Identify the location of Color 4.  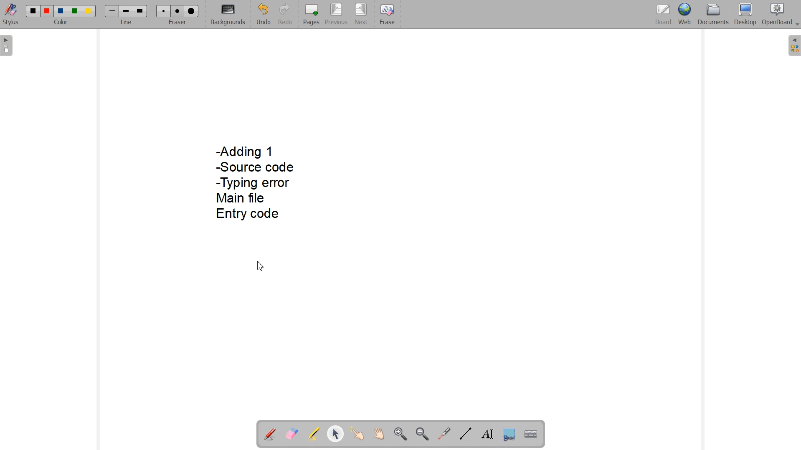
(76, 11).